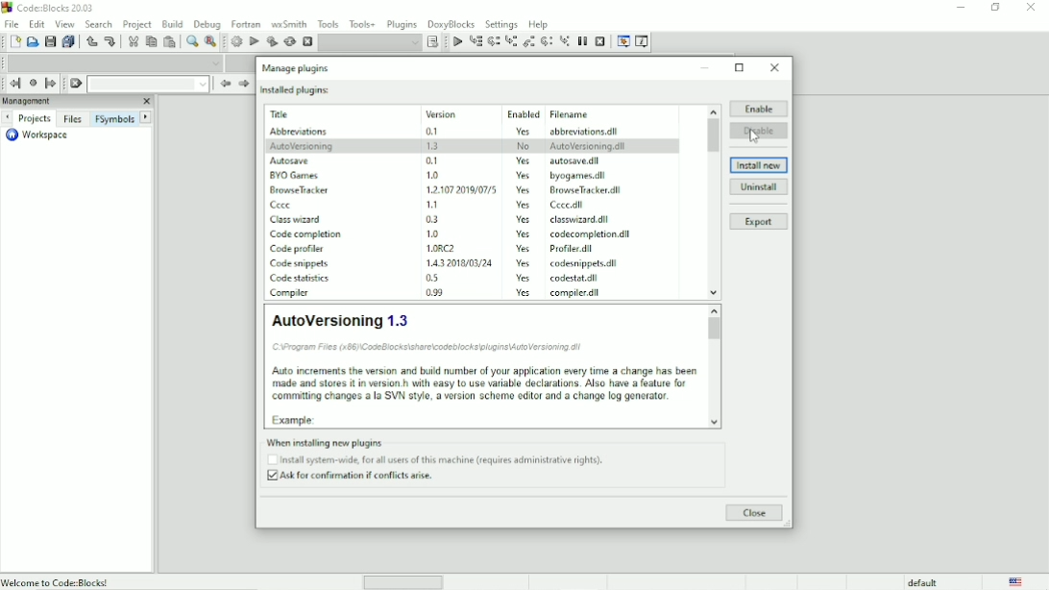 This screenshot has width=1049, height=590. I want to click on Compiler, so click(292, 294).